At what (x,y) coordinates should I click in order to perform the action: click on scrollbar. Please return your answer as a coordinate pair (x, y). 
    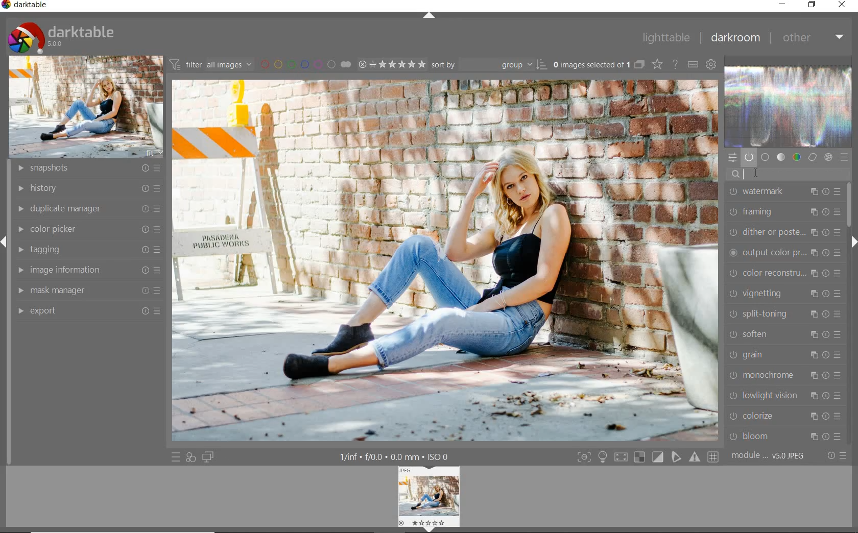
    Looking at the image, I should click on (849, 205).